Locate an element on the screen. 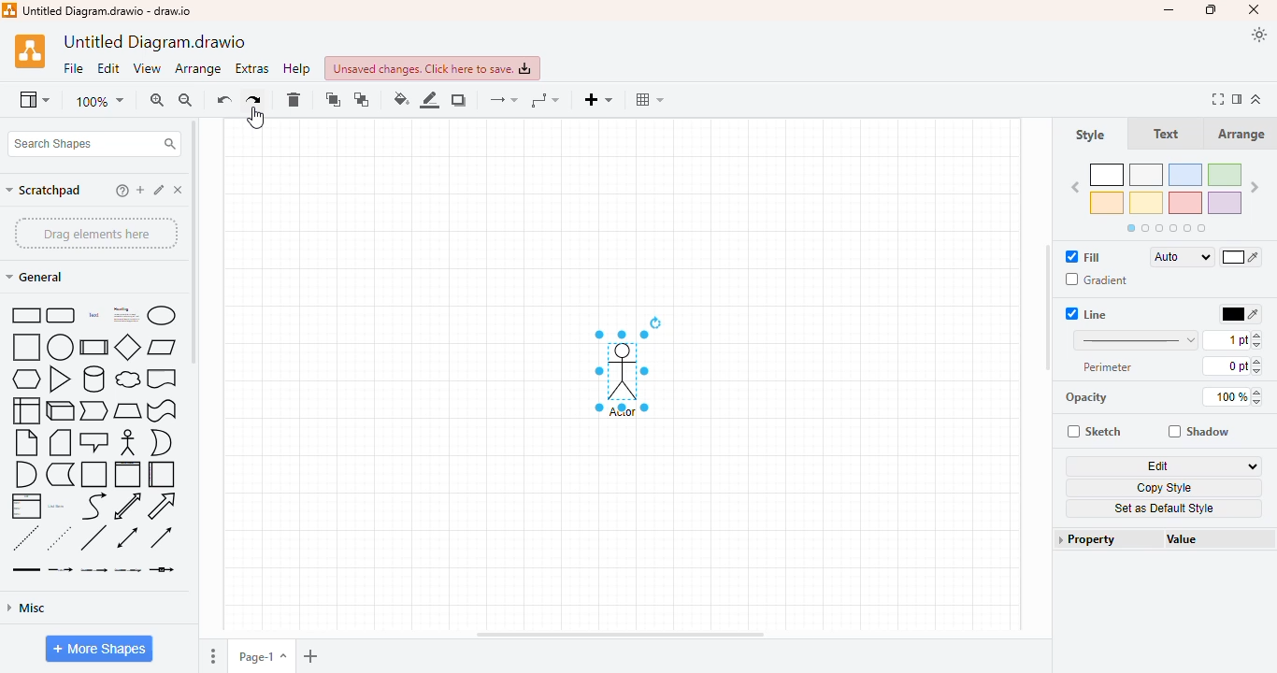 Image resolution: width=1277 pixels, height=673 pixels. edit is located at coordinates (109, 69).